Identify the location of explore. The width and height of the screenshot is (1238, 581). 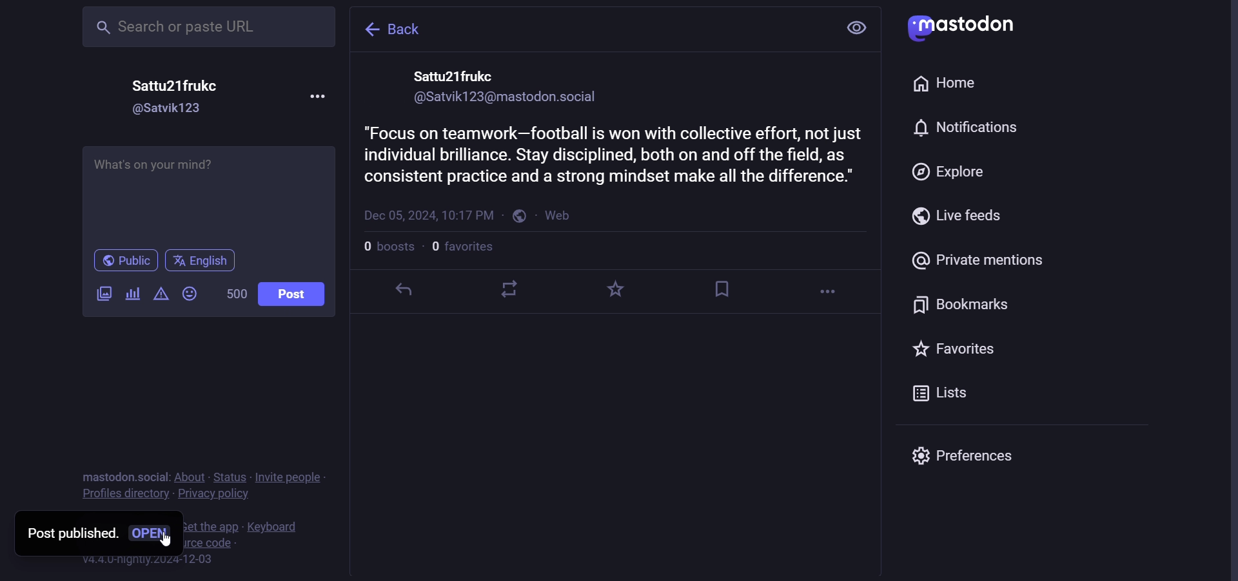
(950, 173).